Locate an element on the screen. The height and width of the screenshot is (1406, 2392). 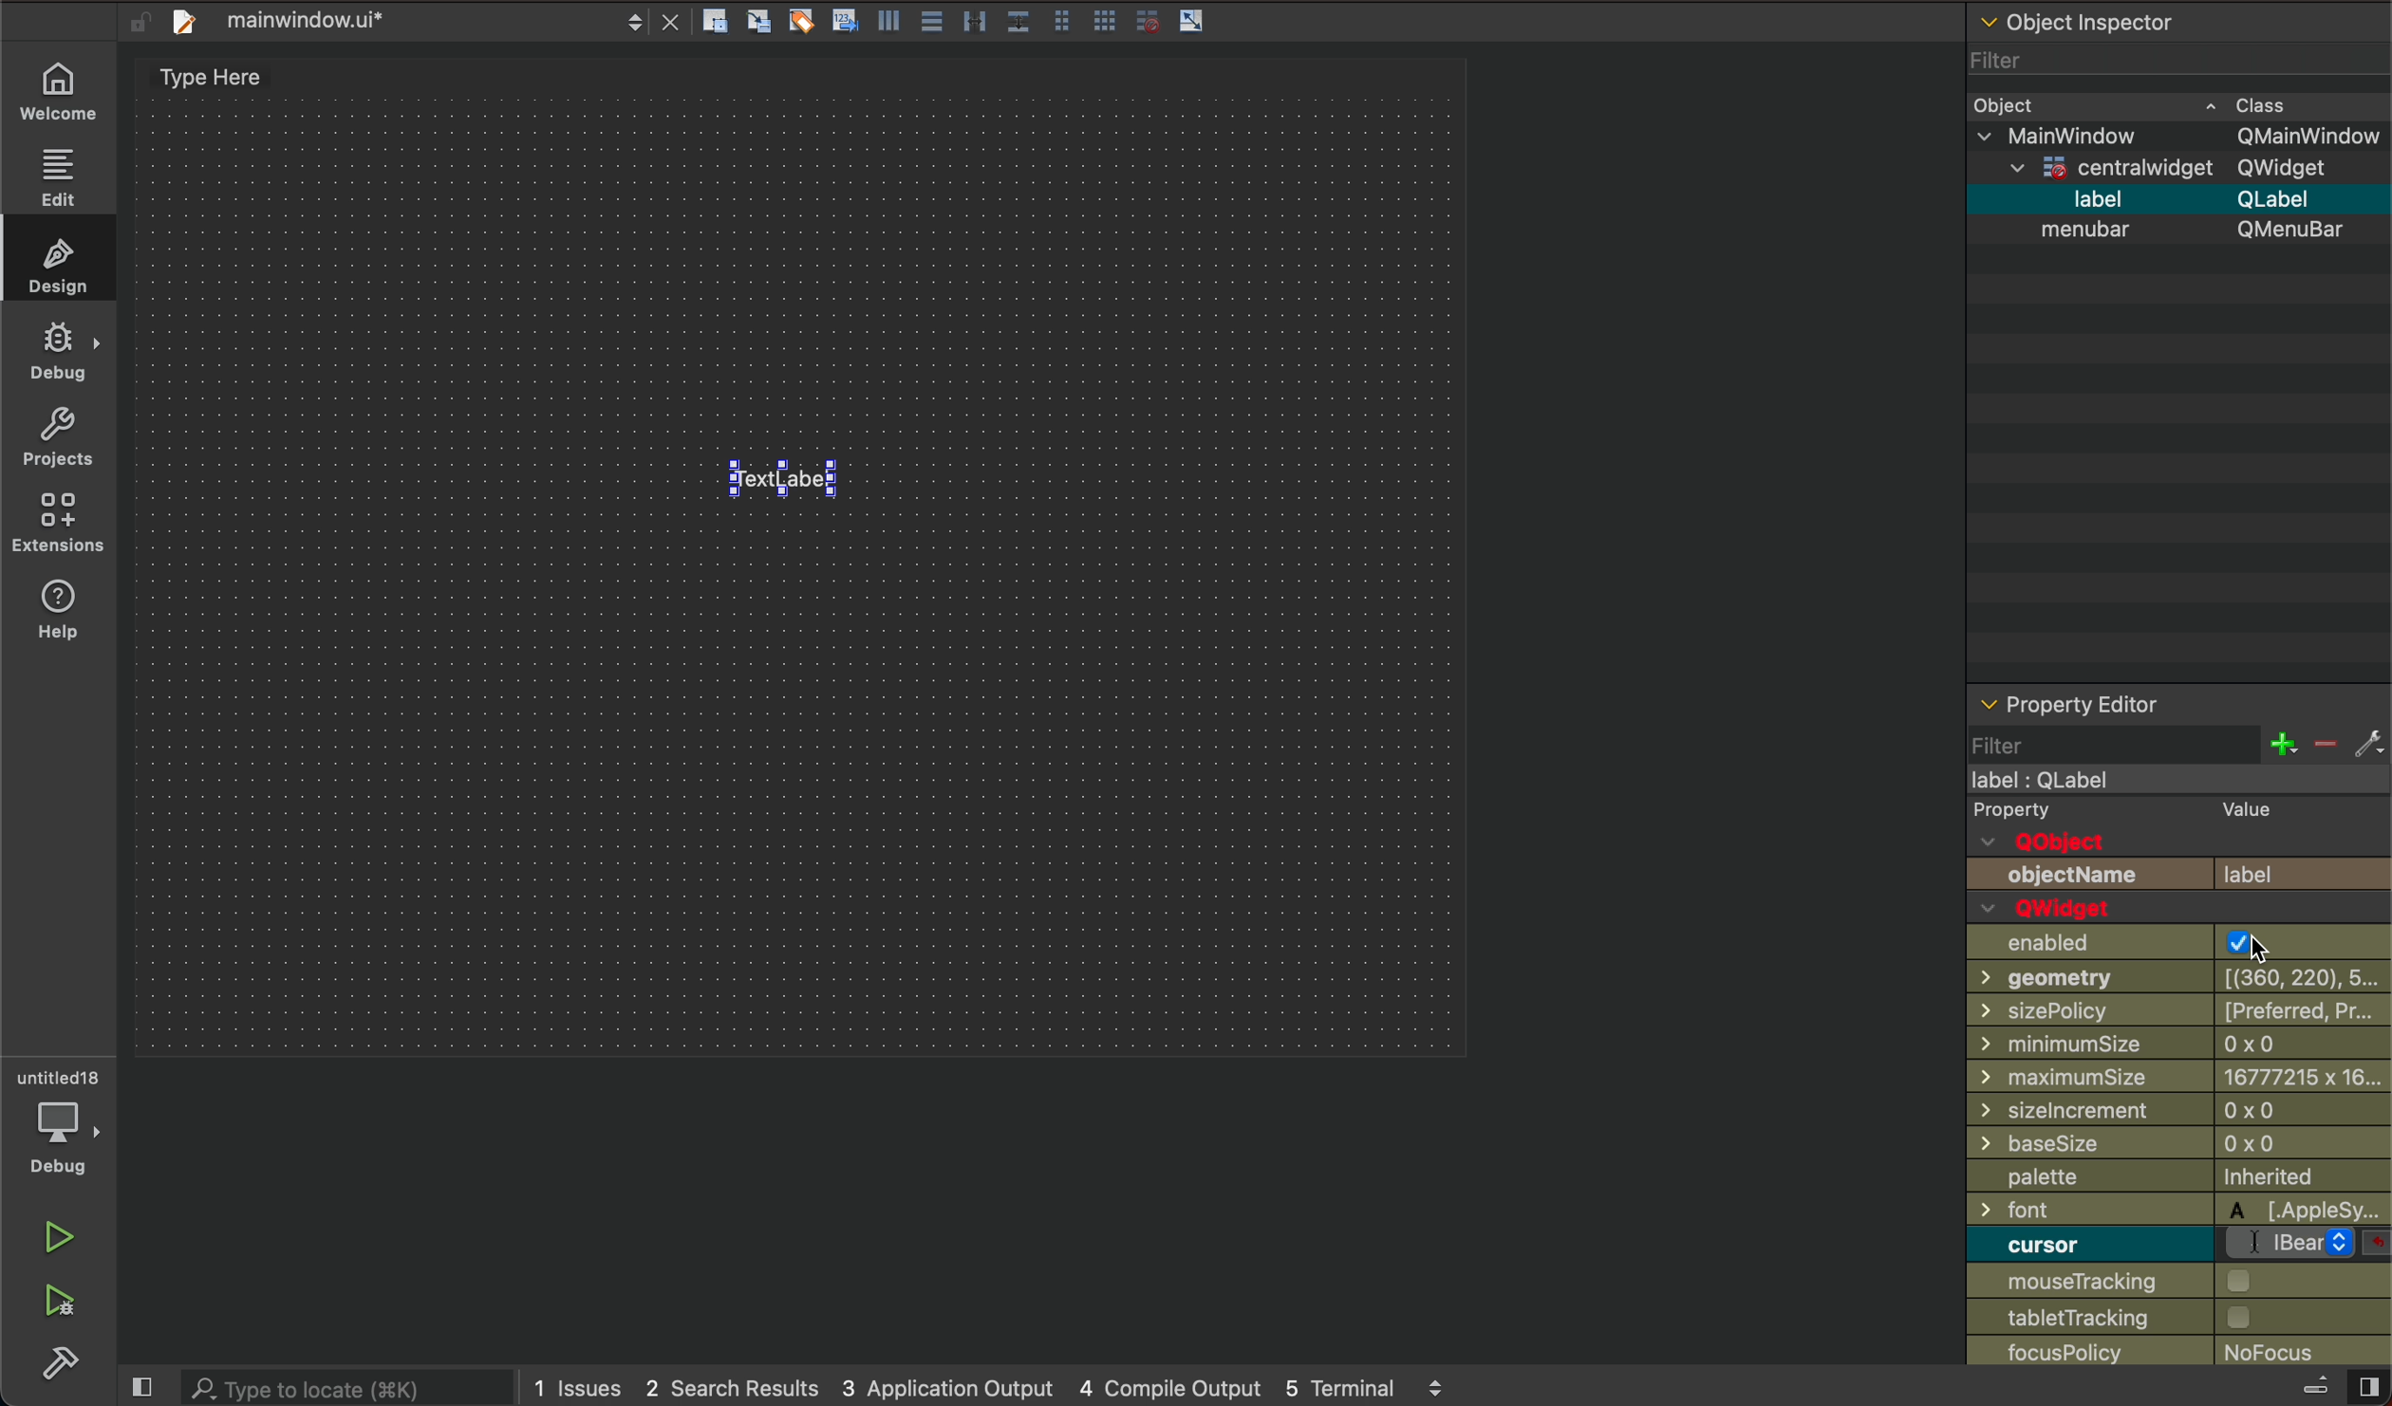
Filter is located at coordinates (2003, 59).